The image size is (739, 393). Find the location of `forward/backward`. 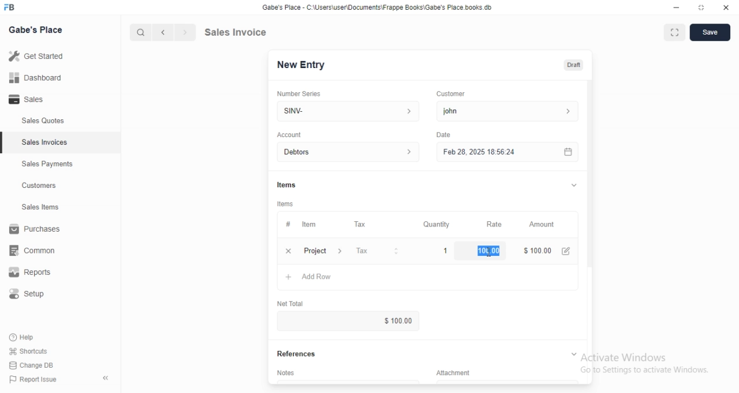

forward/backward is located at coordinates (173, 32).